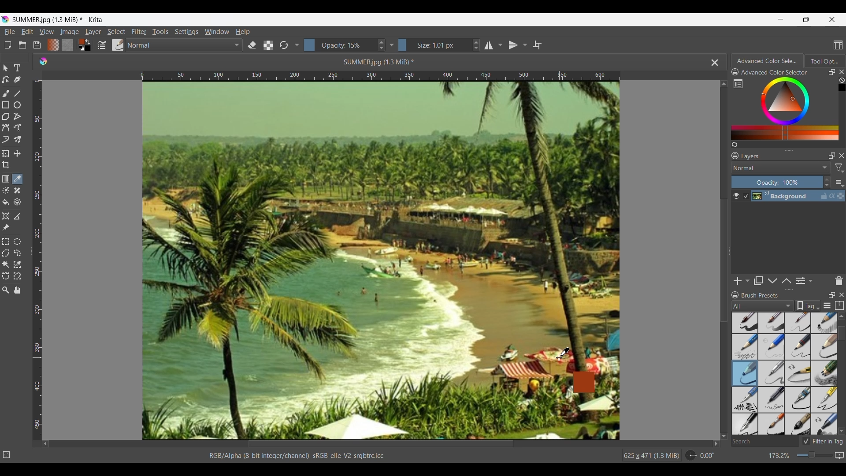  Describe the element at coordinates (300, 455) in the screenshot. I see `RGB/Alpha (8-bit integer/channel) sRGB-elle-V2-srgbtrc.icc` at that location.